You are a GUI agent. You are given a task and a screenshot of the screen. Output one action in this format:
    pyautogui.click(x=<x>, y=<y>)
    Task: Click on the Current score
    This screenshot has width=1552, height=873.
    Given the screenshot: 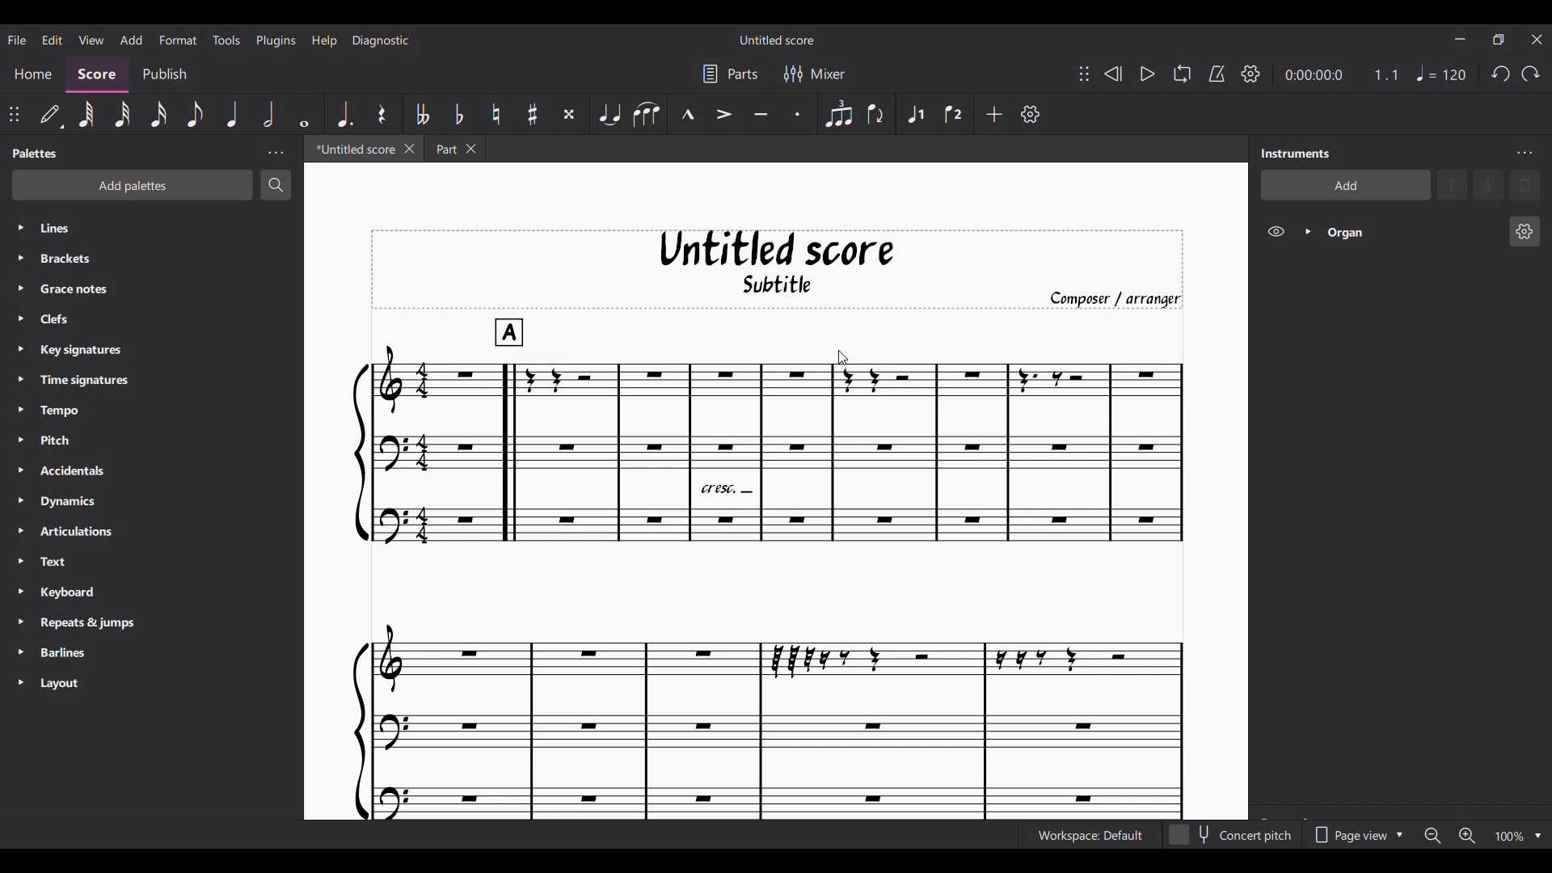 What is the action you would take?
    pyautogui.click(x=767, y=568)
    